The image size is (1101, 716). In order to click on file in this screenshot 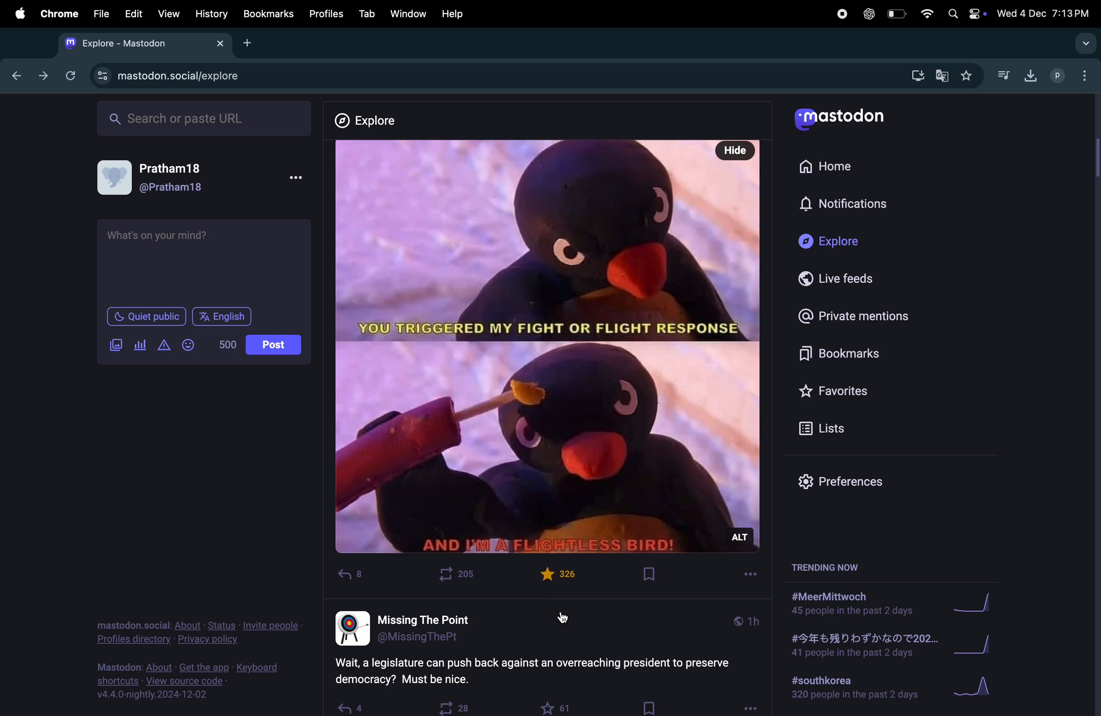, I will do `click(99, 15)`.